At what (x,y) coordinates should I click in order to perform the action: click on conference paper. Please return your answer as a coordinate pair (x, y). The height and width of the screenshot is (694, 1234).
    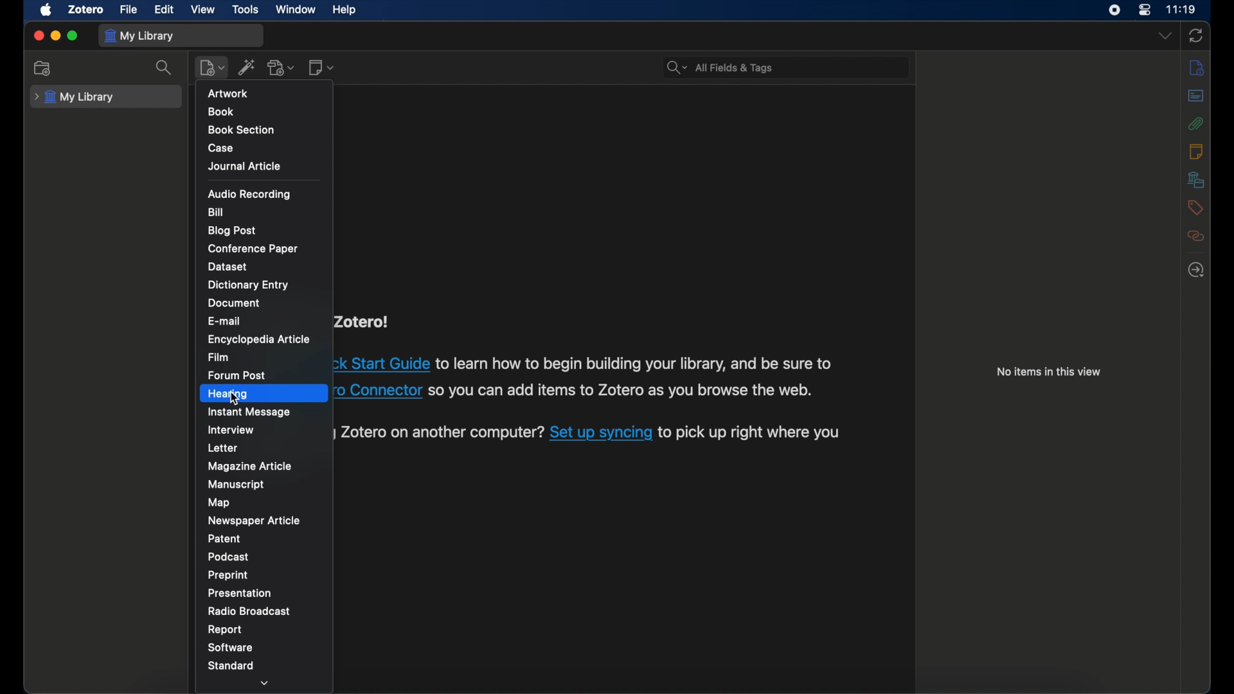
    Looking at the image, I should click on (251, 248).